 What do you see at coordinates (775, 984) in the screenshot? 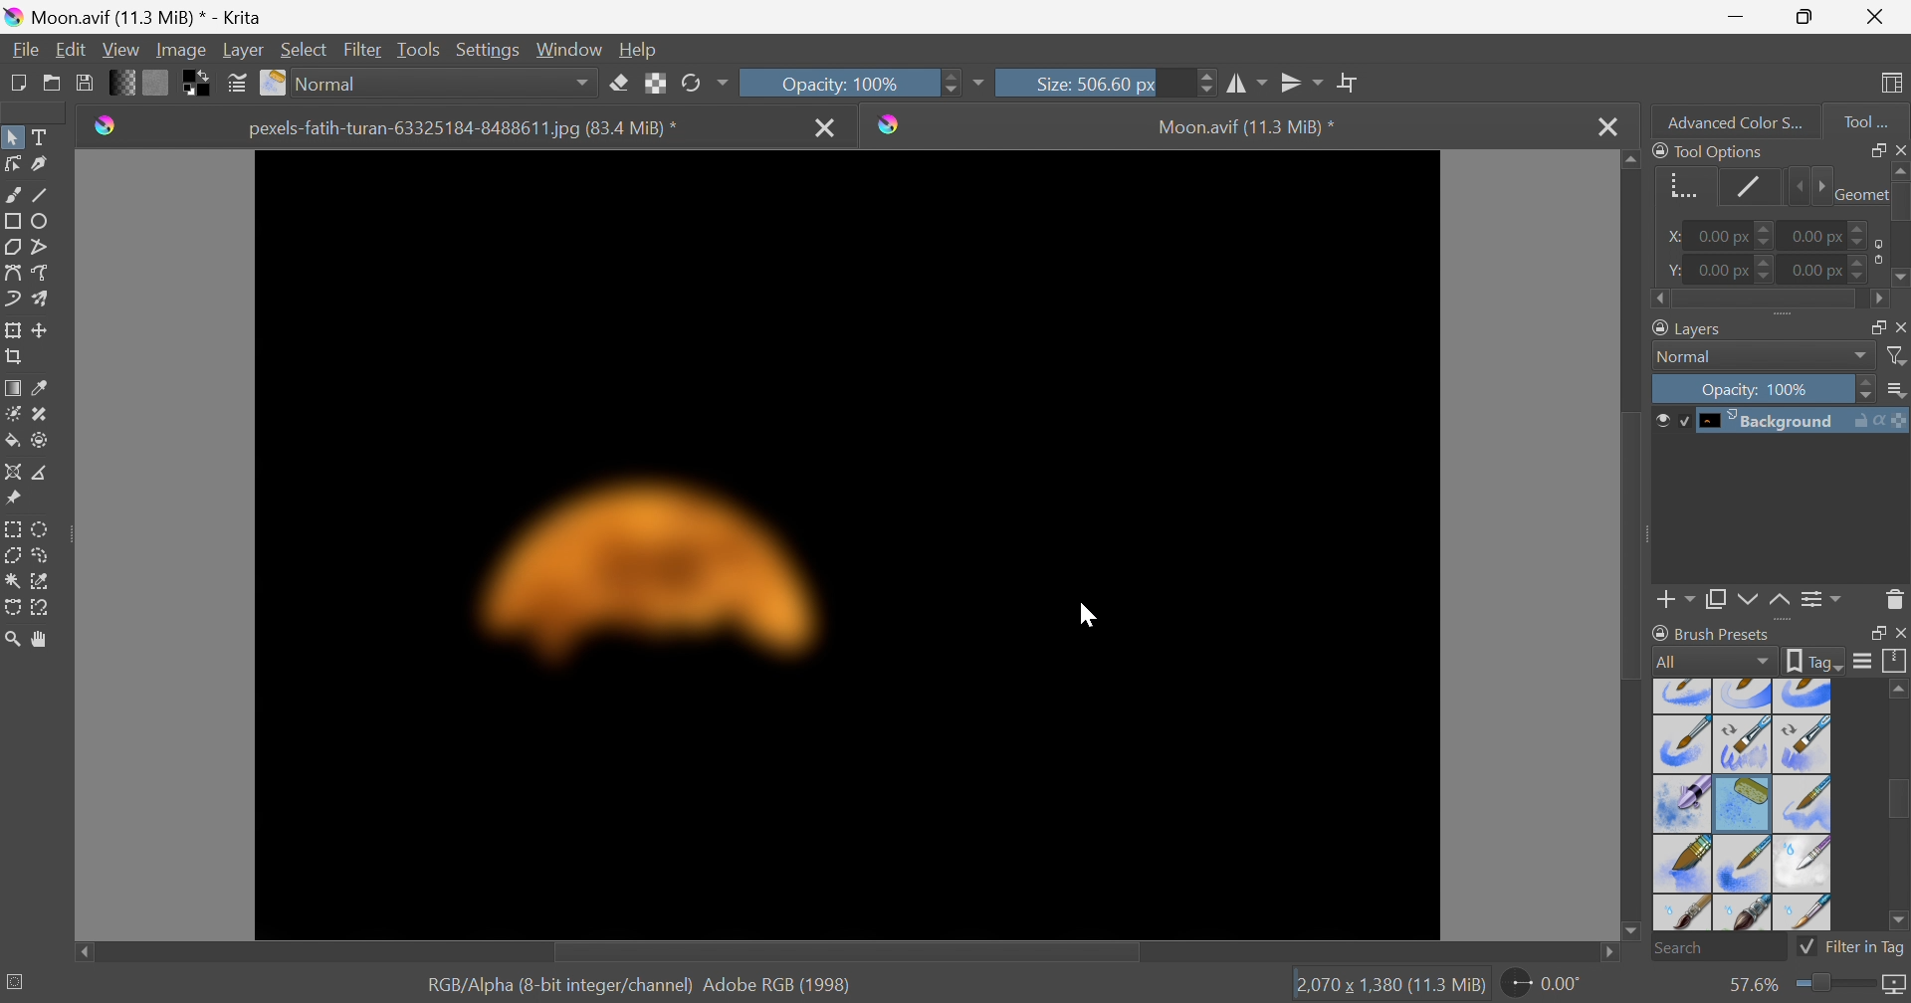
I see `Adobe RGB (1998)` at bounding box center [775, 984].